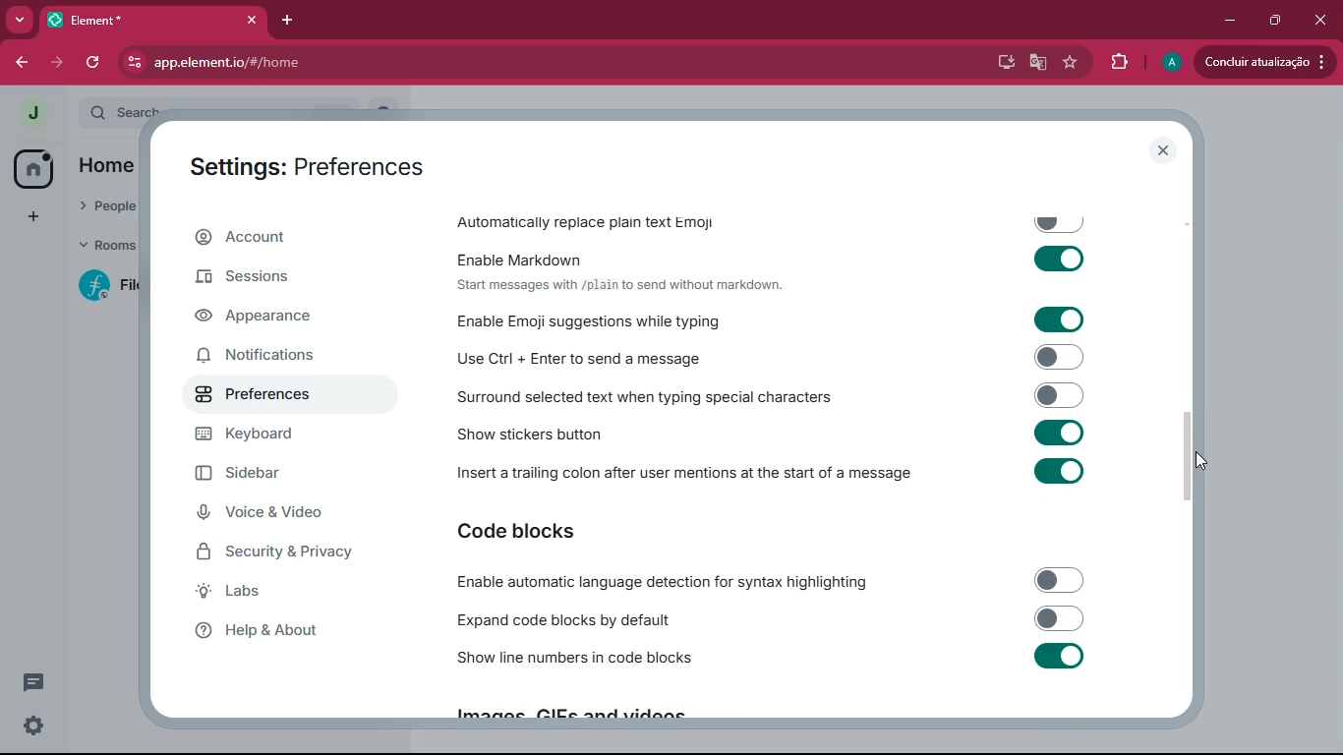 The height and width of the screenshot is (755, 1343). I want to click on element, so click(152, 18).